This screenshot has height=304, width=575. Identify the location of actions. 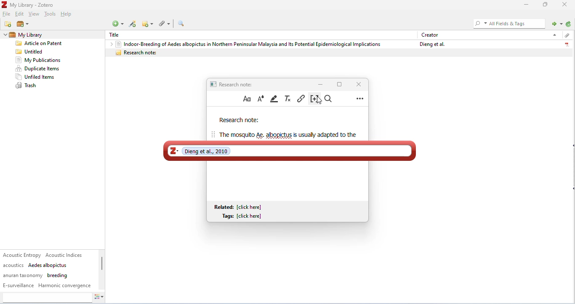
(99, 298).